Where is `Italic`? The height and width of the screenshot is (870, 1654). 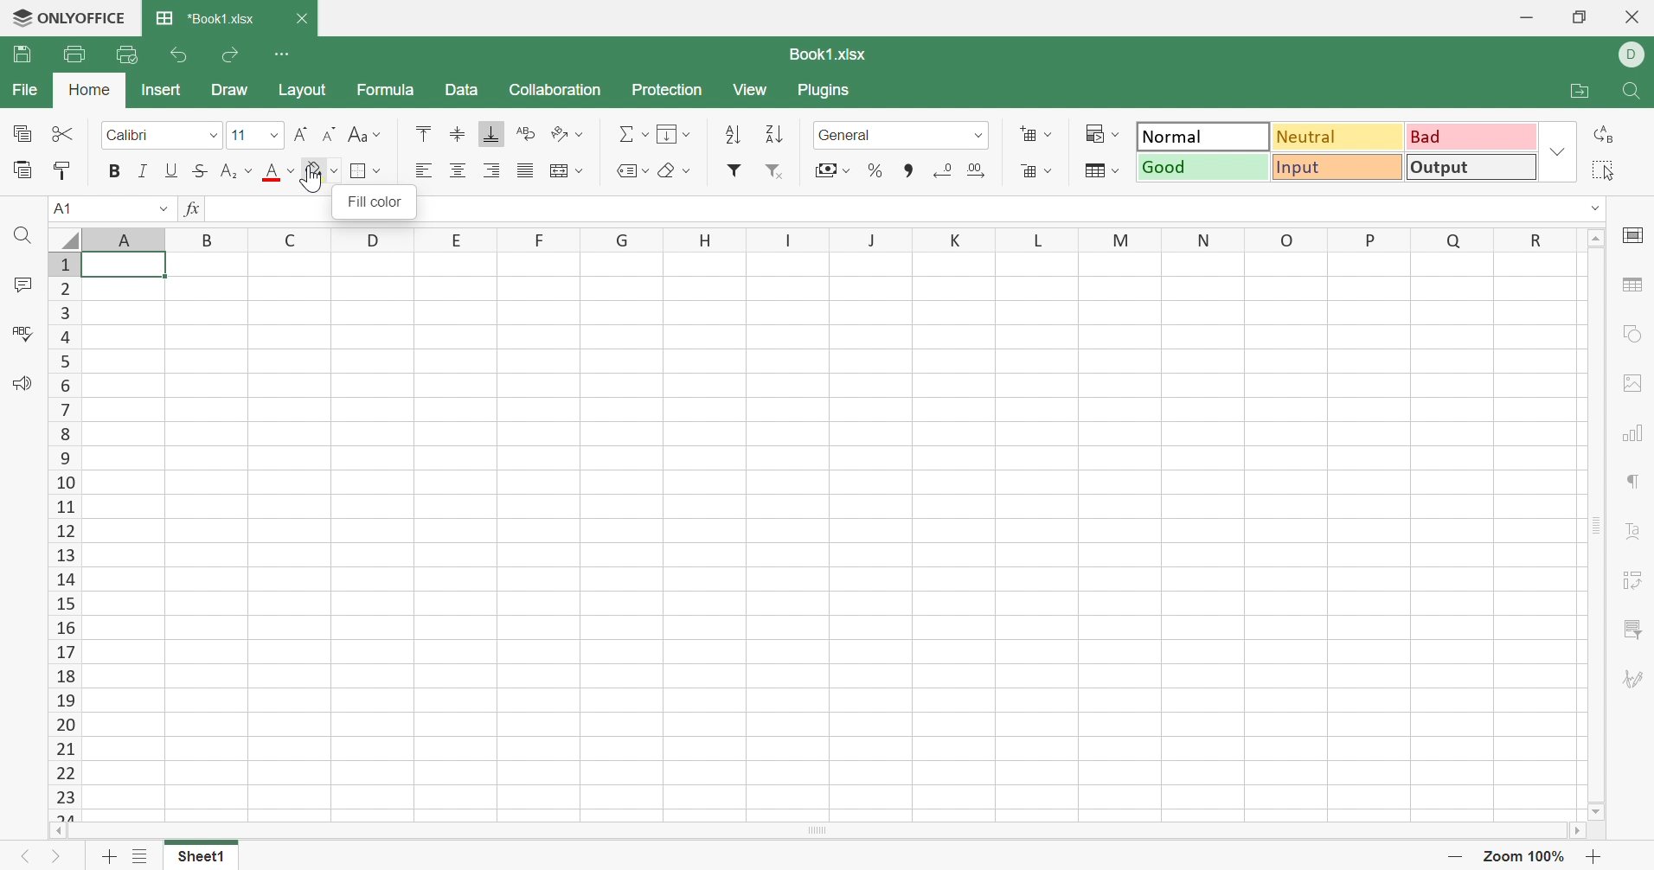 Italic is located at coordinates (142, 168).